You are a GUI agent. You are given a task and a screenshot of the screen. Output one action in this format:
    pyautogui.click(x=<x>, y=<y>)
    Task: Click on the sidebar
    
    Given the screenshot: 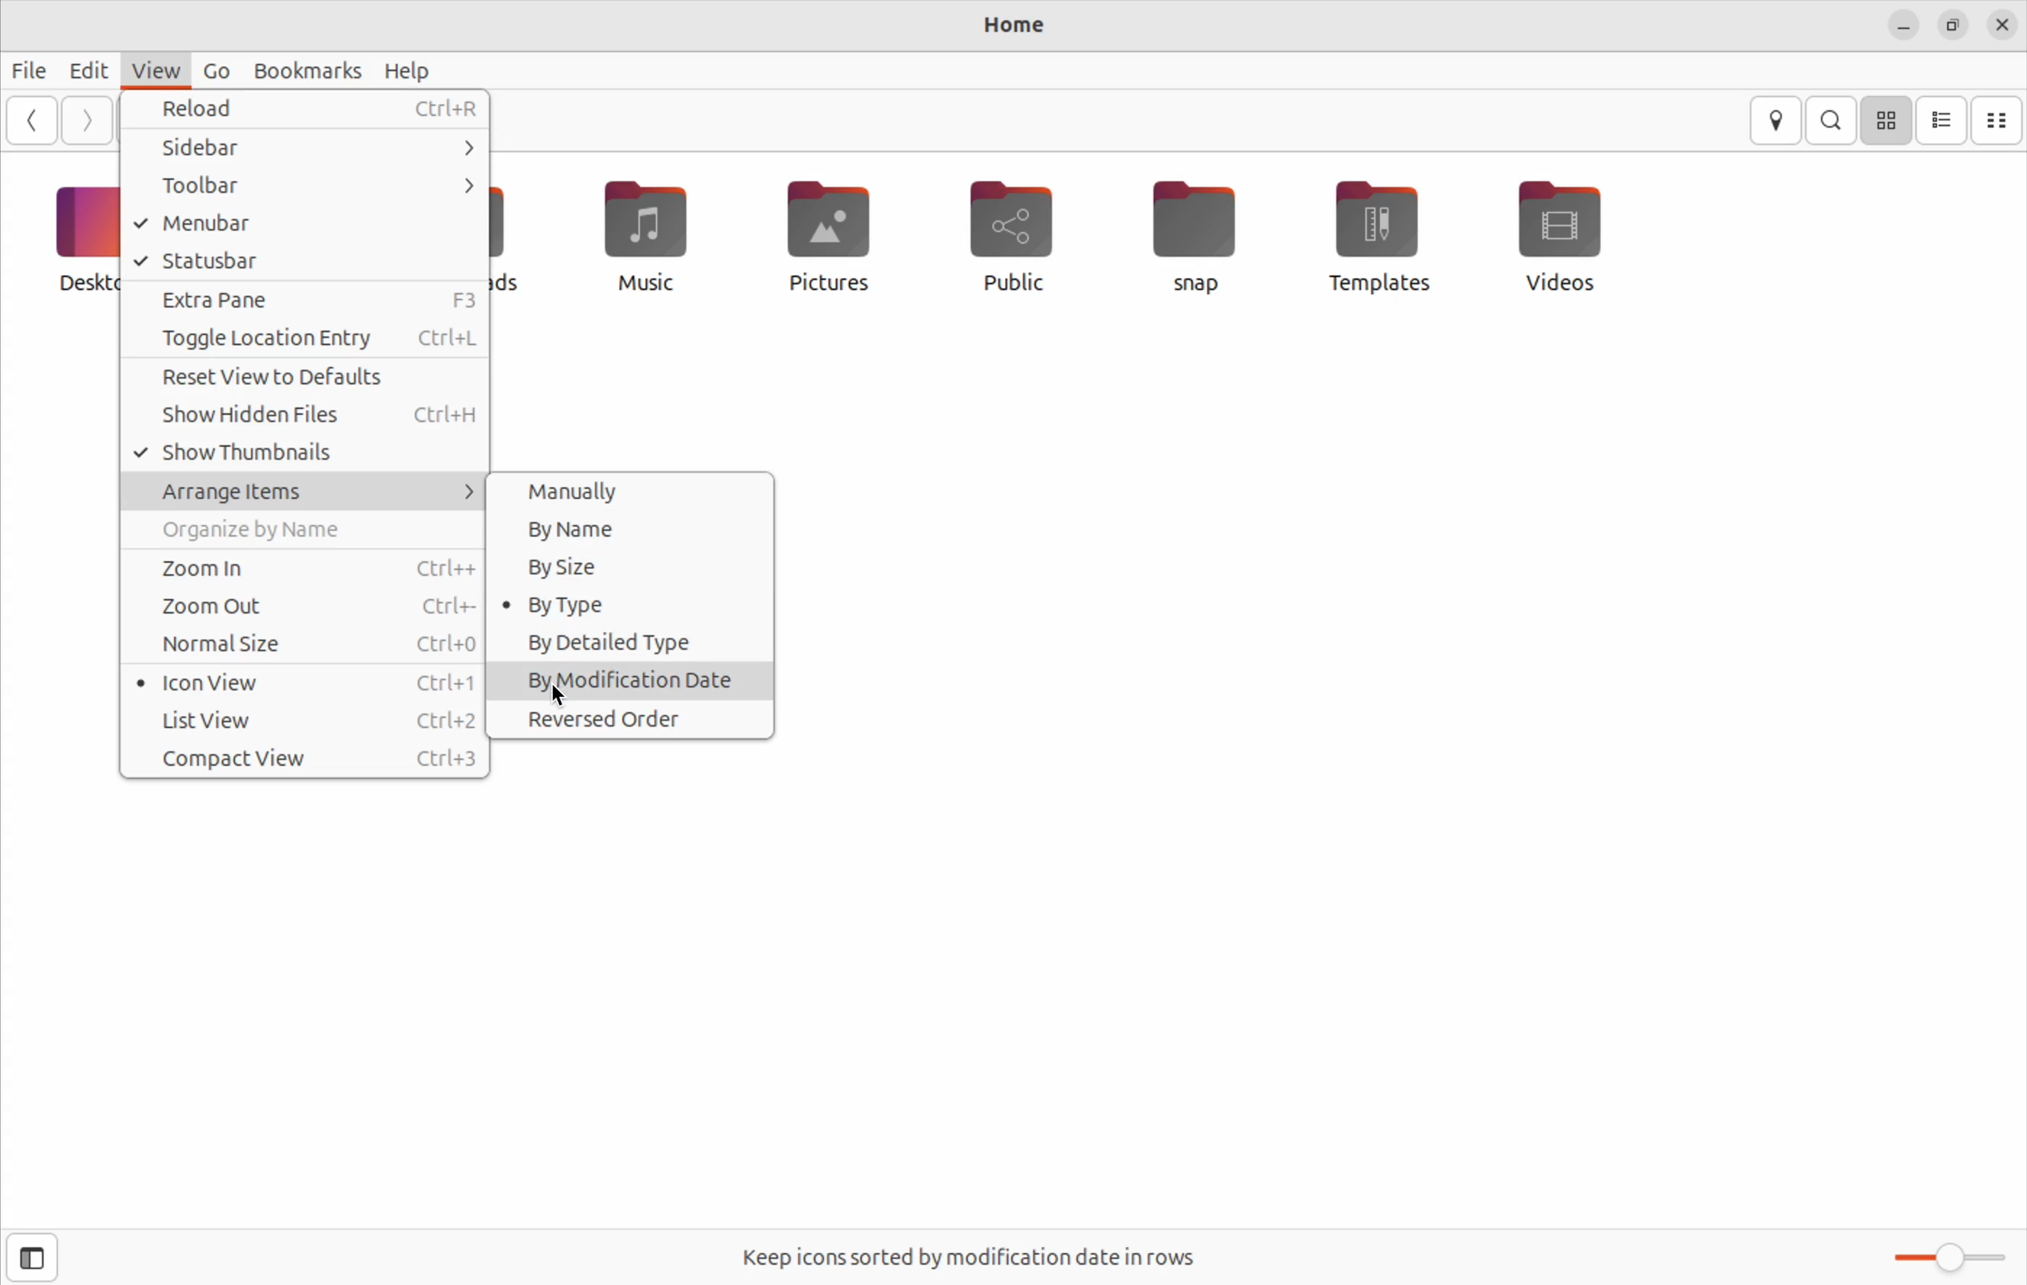 What is the action you would take?
    pyautogui.click(x=310, y=151)
    